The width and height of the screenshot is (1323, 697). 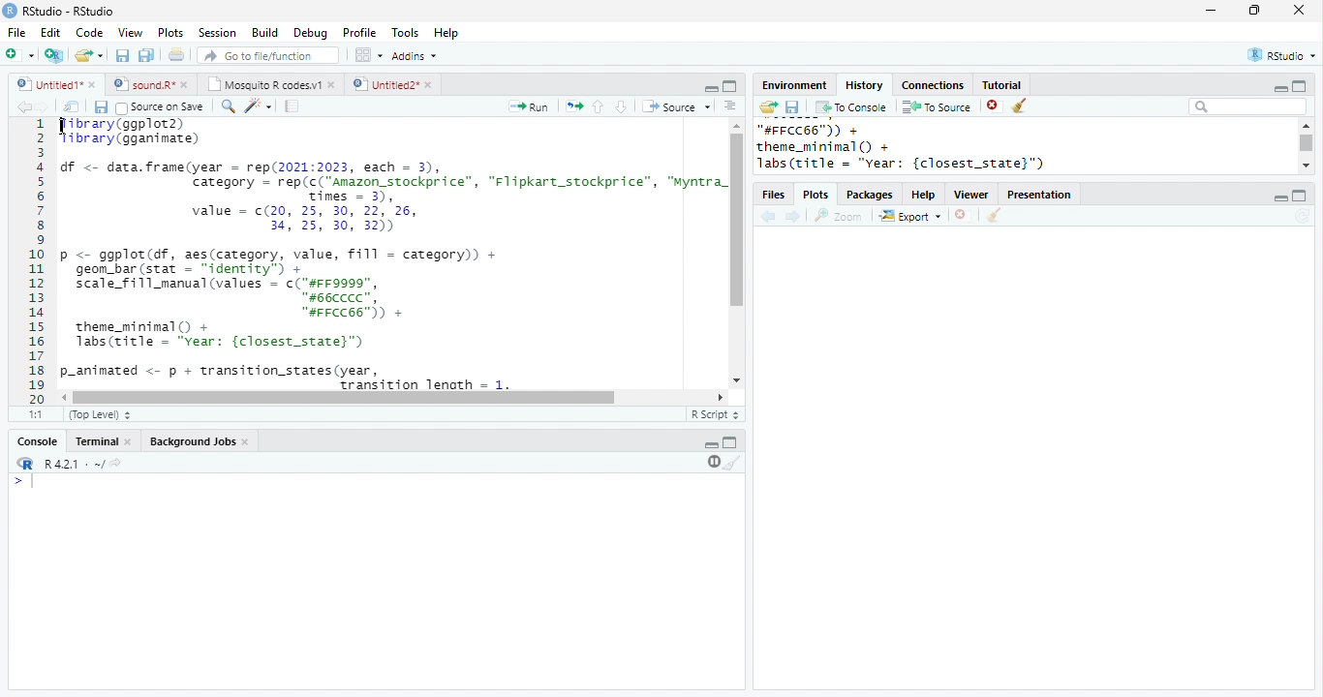 I want to click on Tutorial, so click(x=1002, y=85).